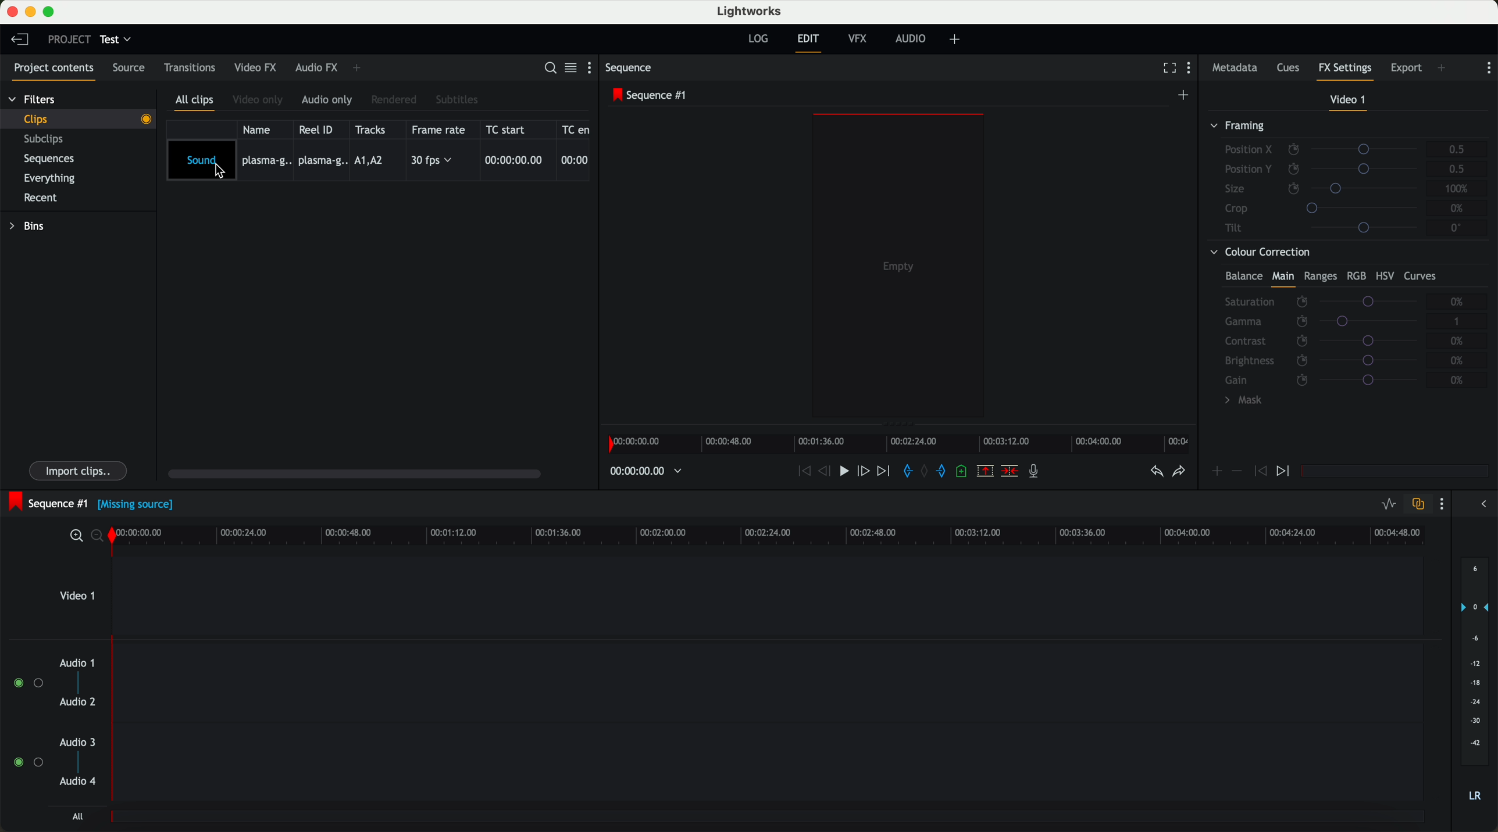 This screenshot has width=1498, height=832. What do you see at coordinates (801, 472) in the screenshot?
I see `move backward` at bounding box center [801, 472].